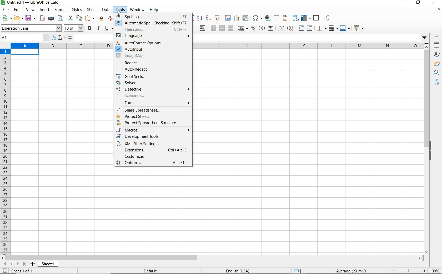 Image resolution: width=442 pixels, height=274 pixels. What do you see at coordinates (90, 28) in the screenshot?
I see `bold` at bounding box center [90, 28].